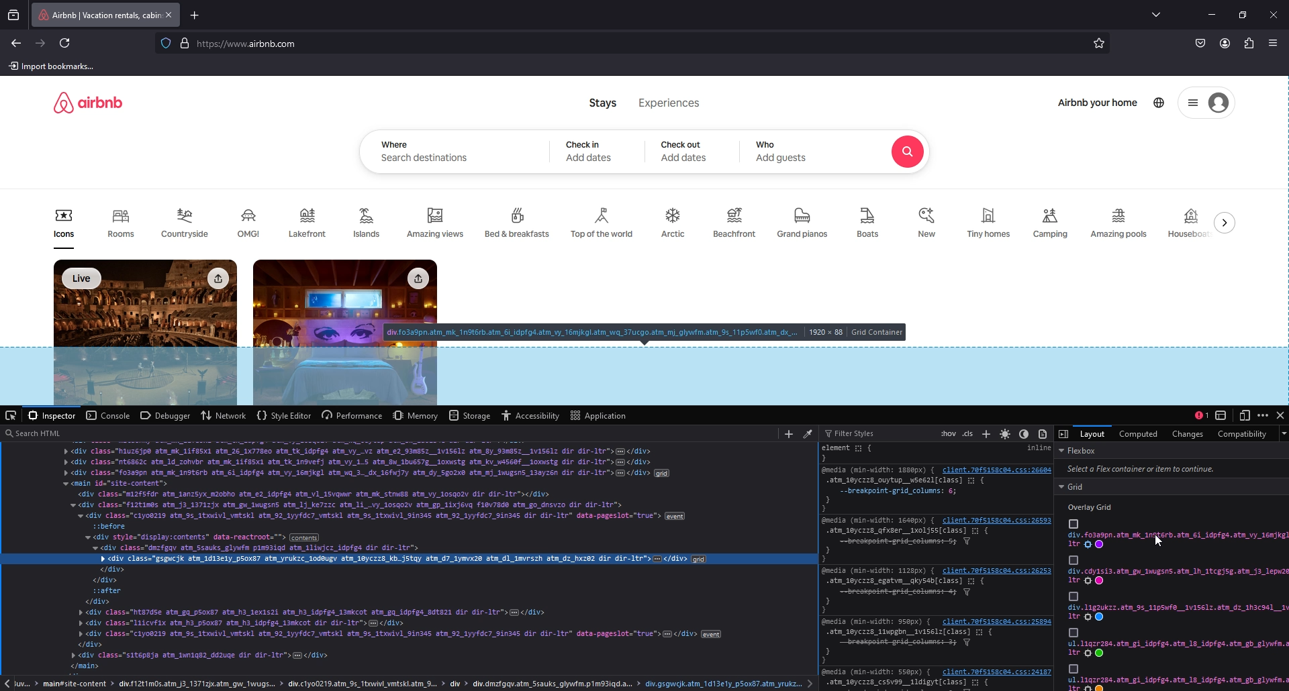 This screenshot has height=691, width=1289. What do you see at coordinates (880, 520) in the screenshot?
I see `media query ` at bounding box center [880, 520].